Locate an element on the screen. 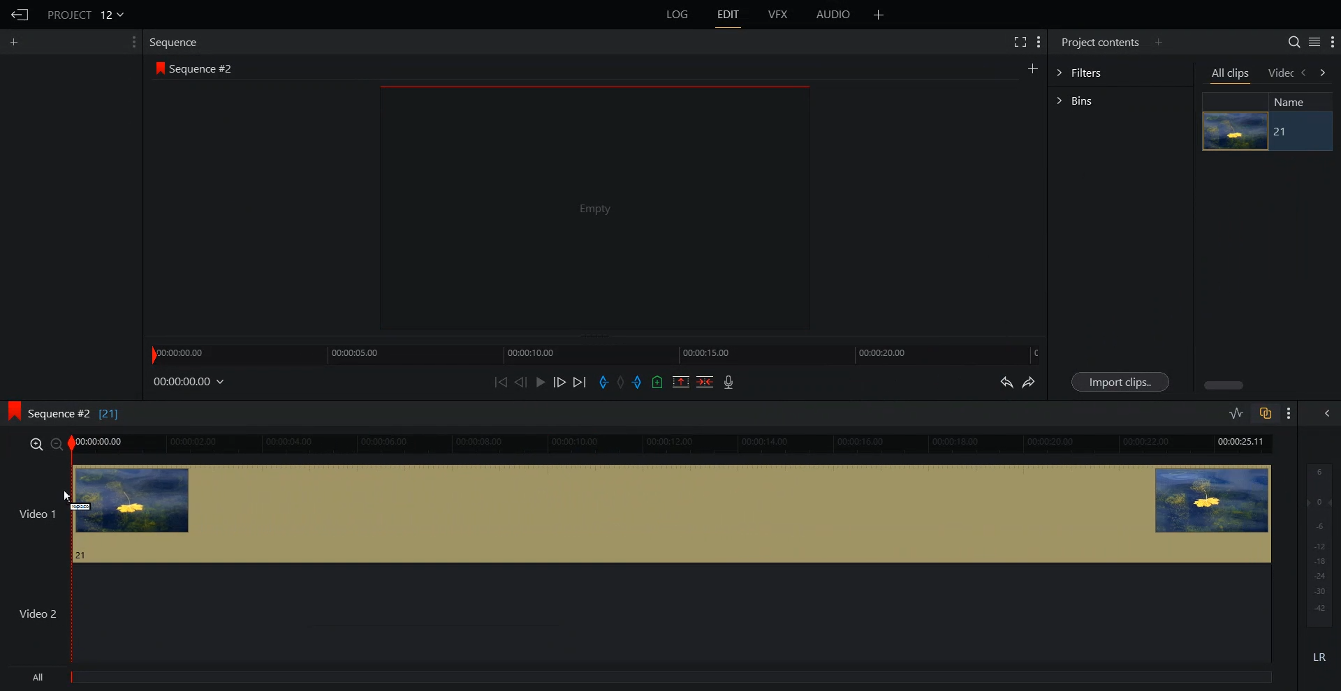  All is located at coordinates (645, 679).